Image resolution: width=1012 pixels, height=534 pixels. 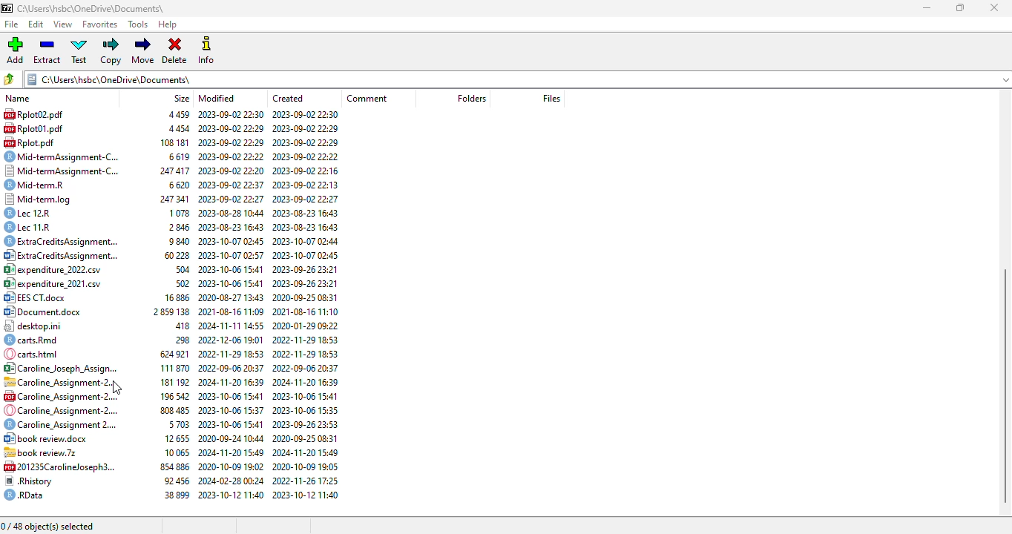 I want to click on  2023-09-02 22:30, so click(x=306, y=114).